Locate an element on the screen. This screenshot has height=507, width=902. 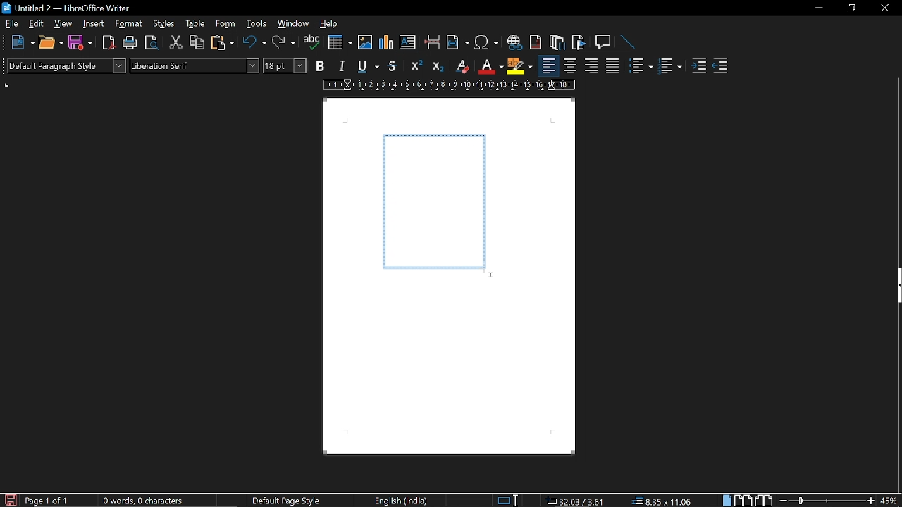
copy is located at coordinates (196, 43).